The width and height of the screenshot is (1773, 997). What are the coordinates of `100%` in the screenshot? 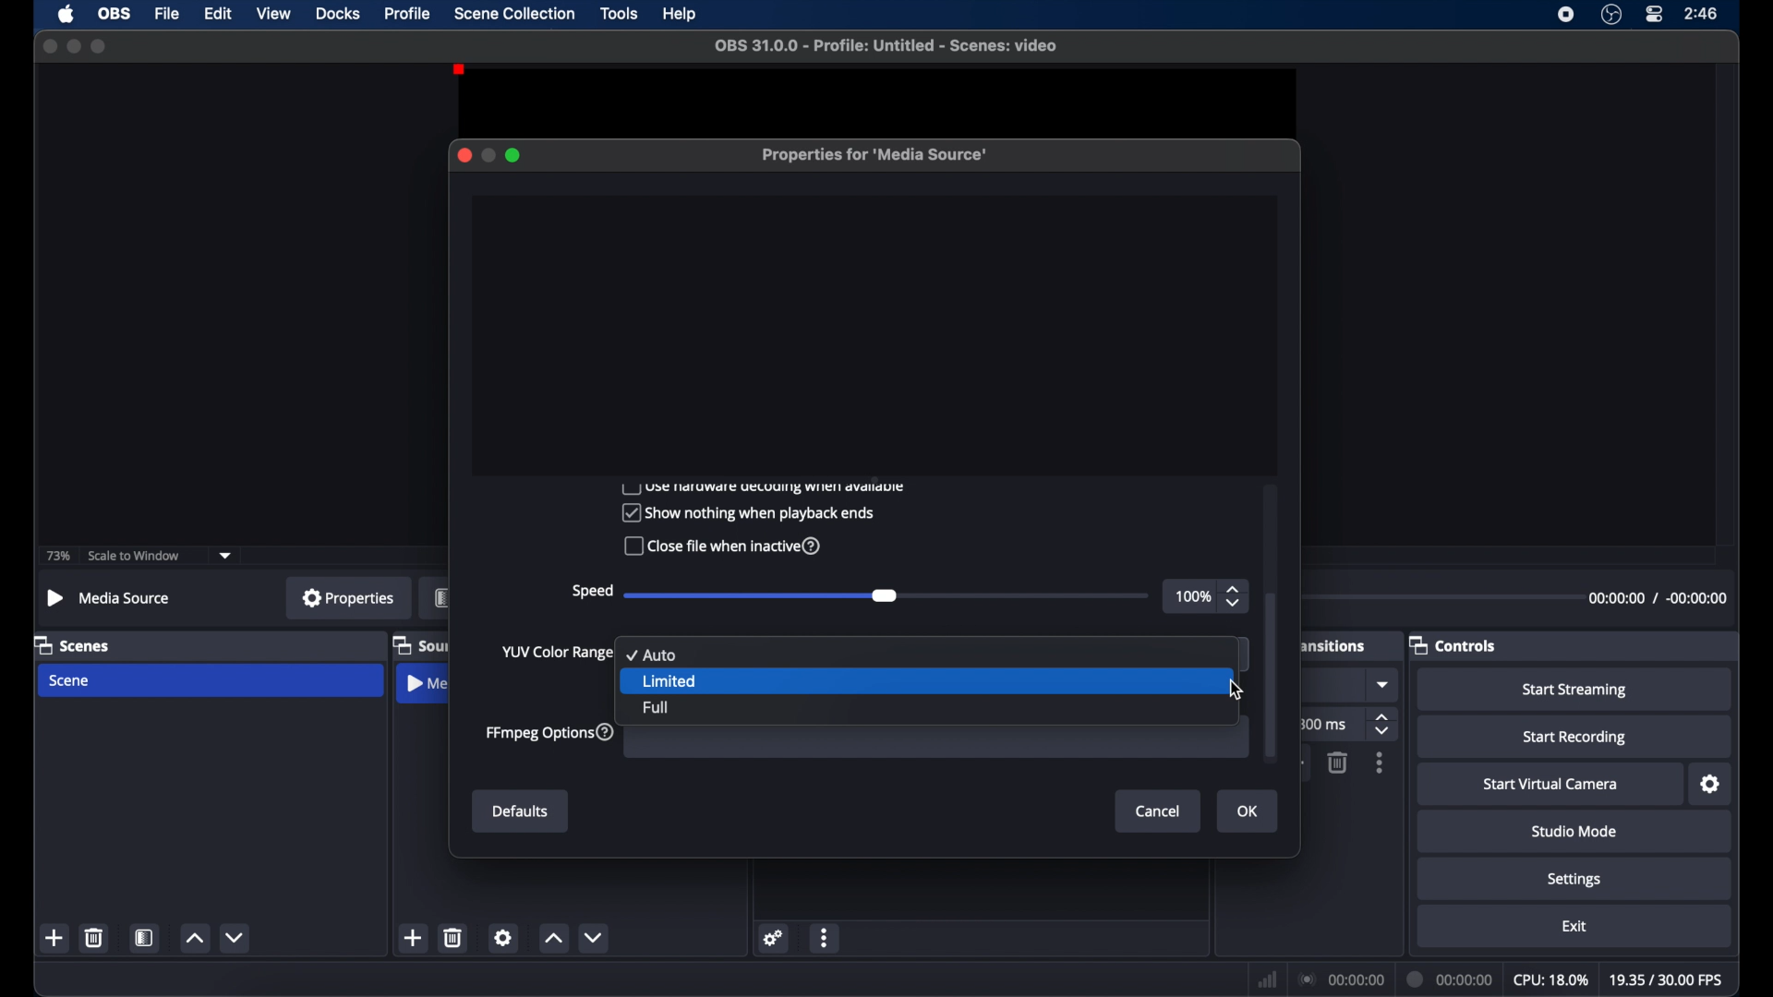 It's located at (1191, 595).